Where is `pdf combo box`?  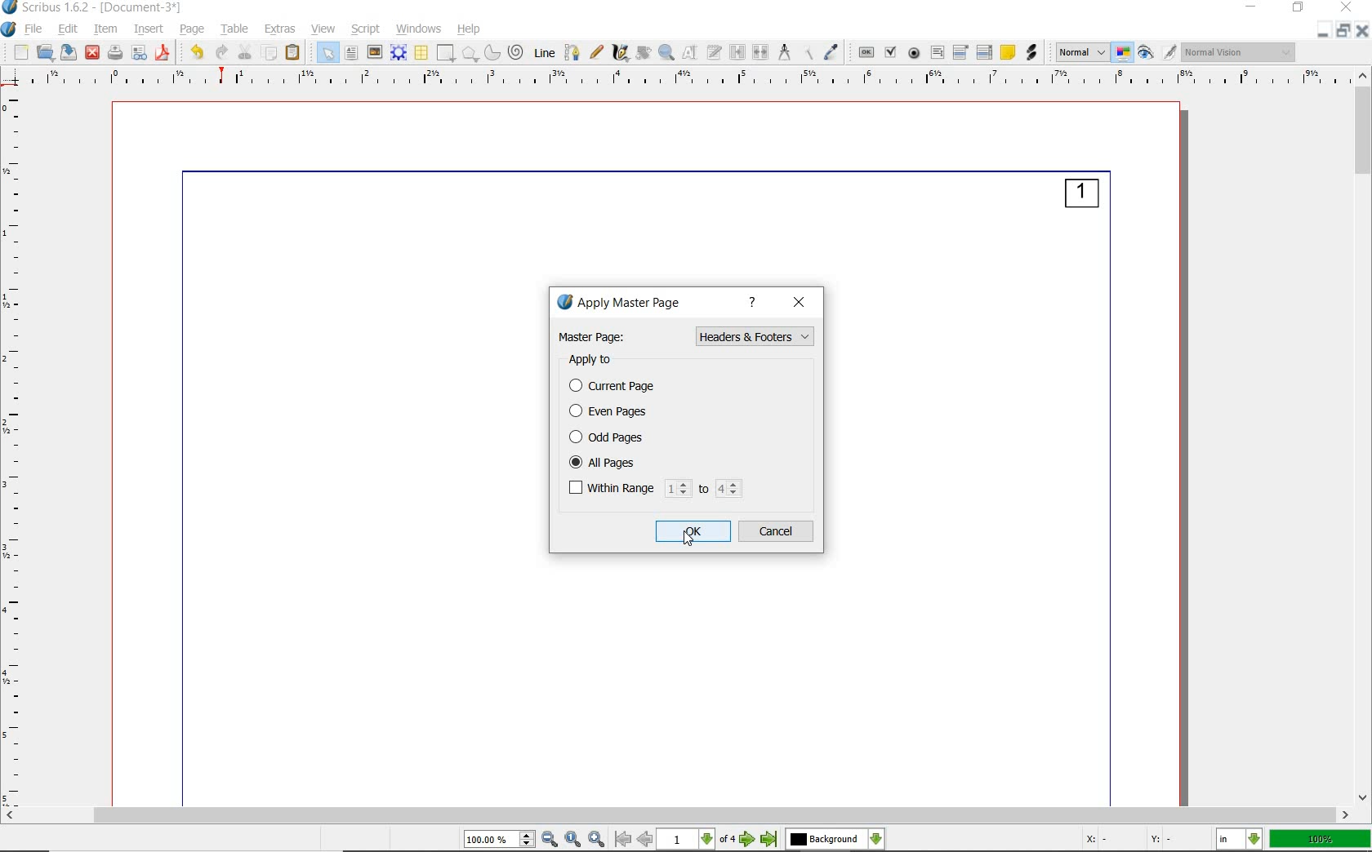
pdf combo box is located at coordinates (961, 53).